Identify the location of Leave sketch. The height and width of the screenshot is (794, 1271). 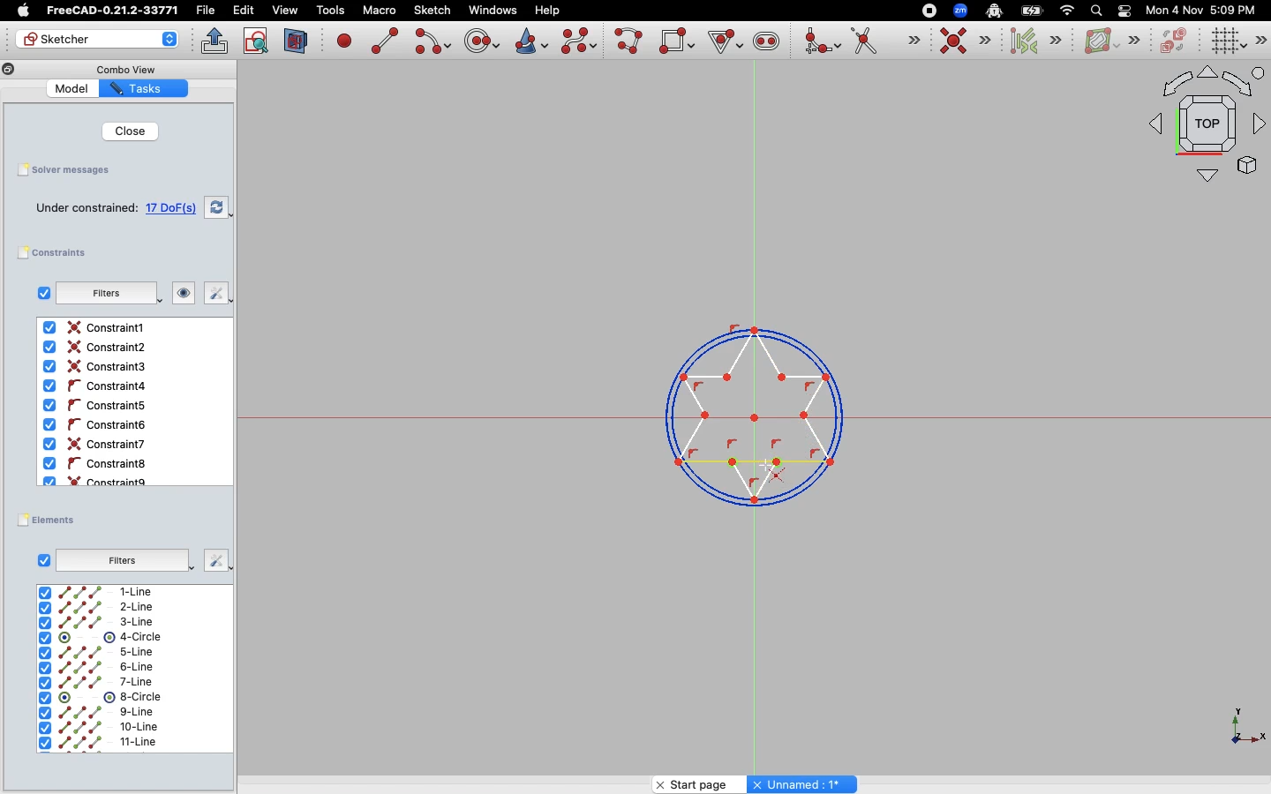
(215, 41).